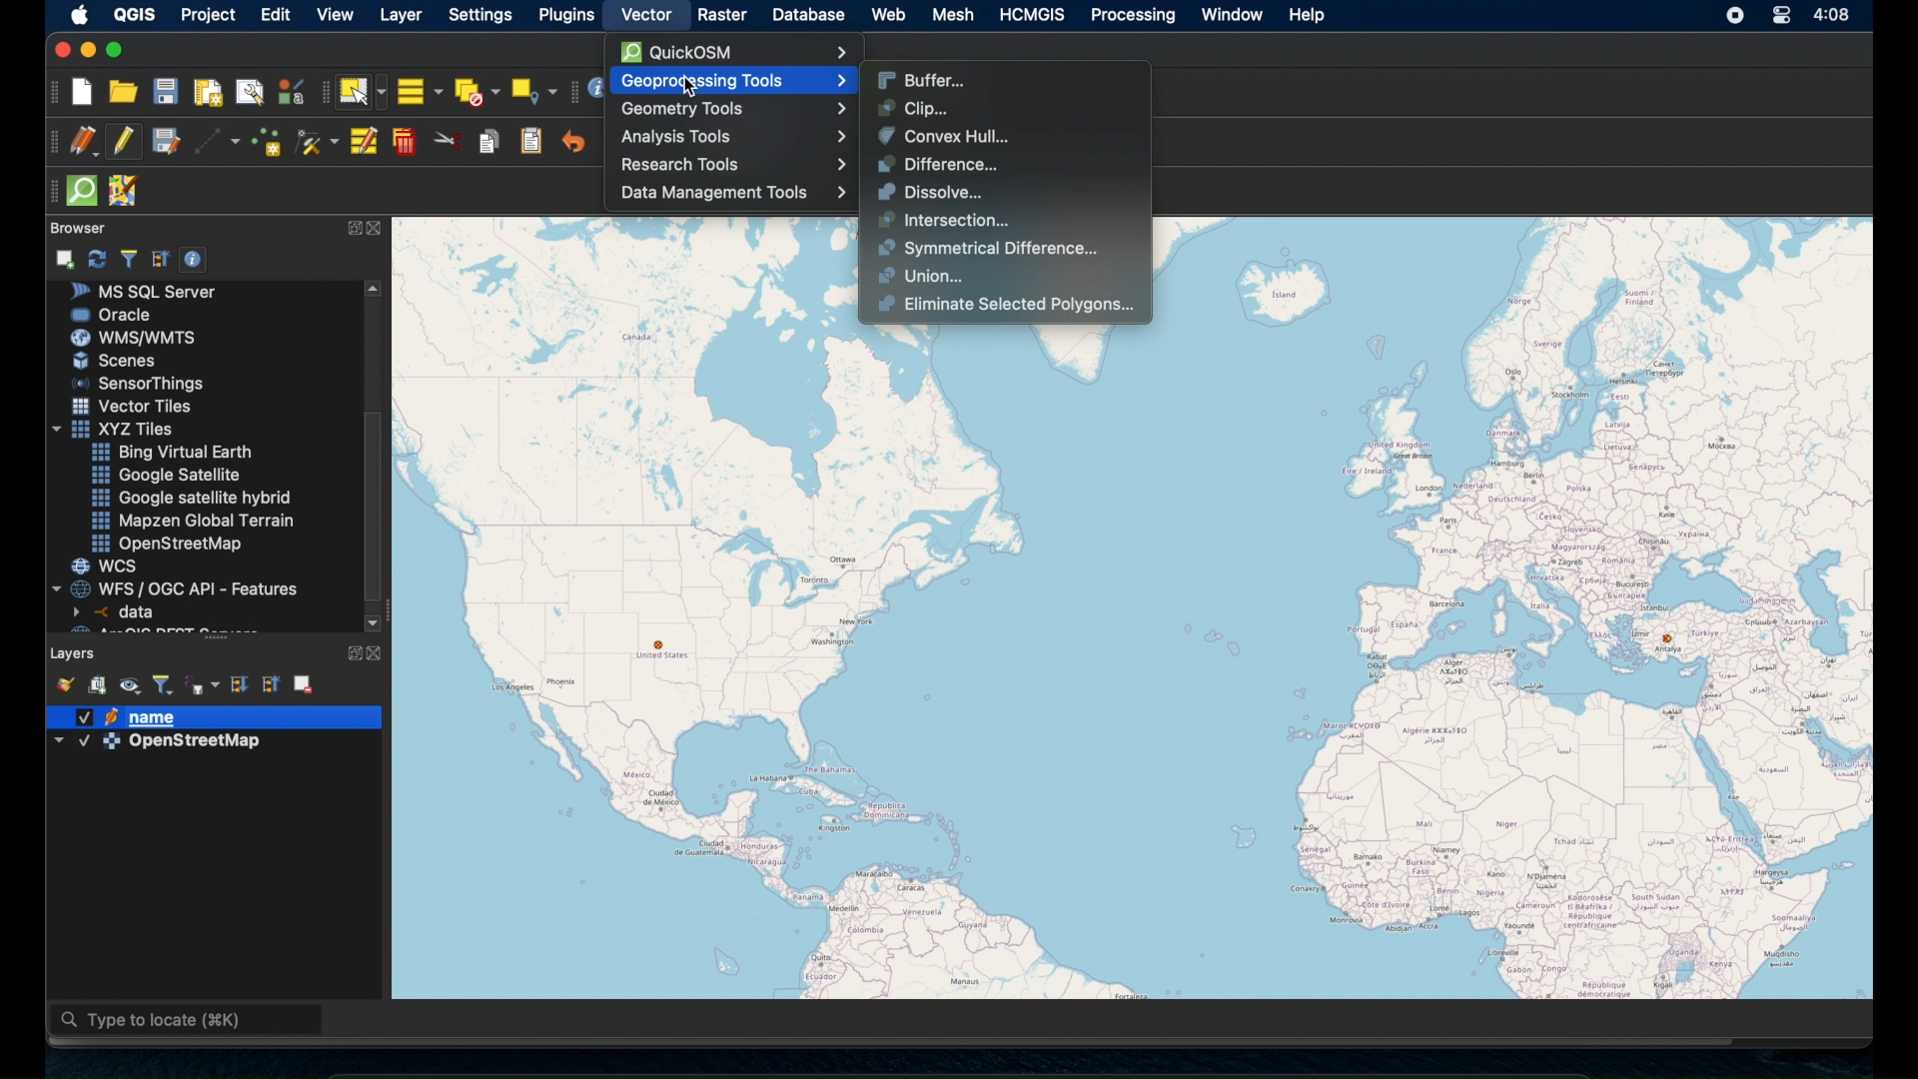 The image size is (1918, 1079). Describe the element at coordinates (83, 92) in the screenshot. I see `new project` at that location.